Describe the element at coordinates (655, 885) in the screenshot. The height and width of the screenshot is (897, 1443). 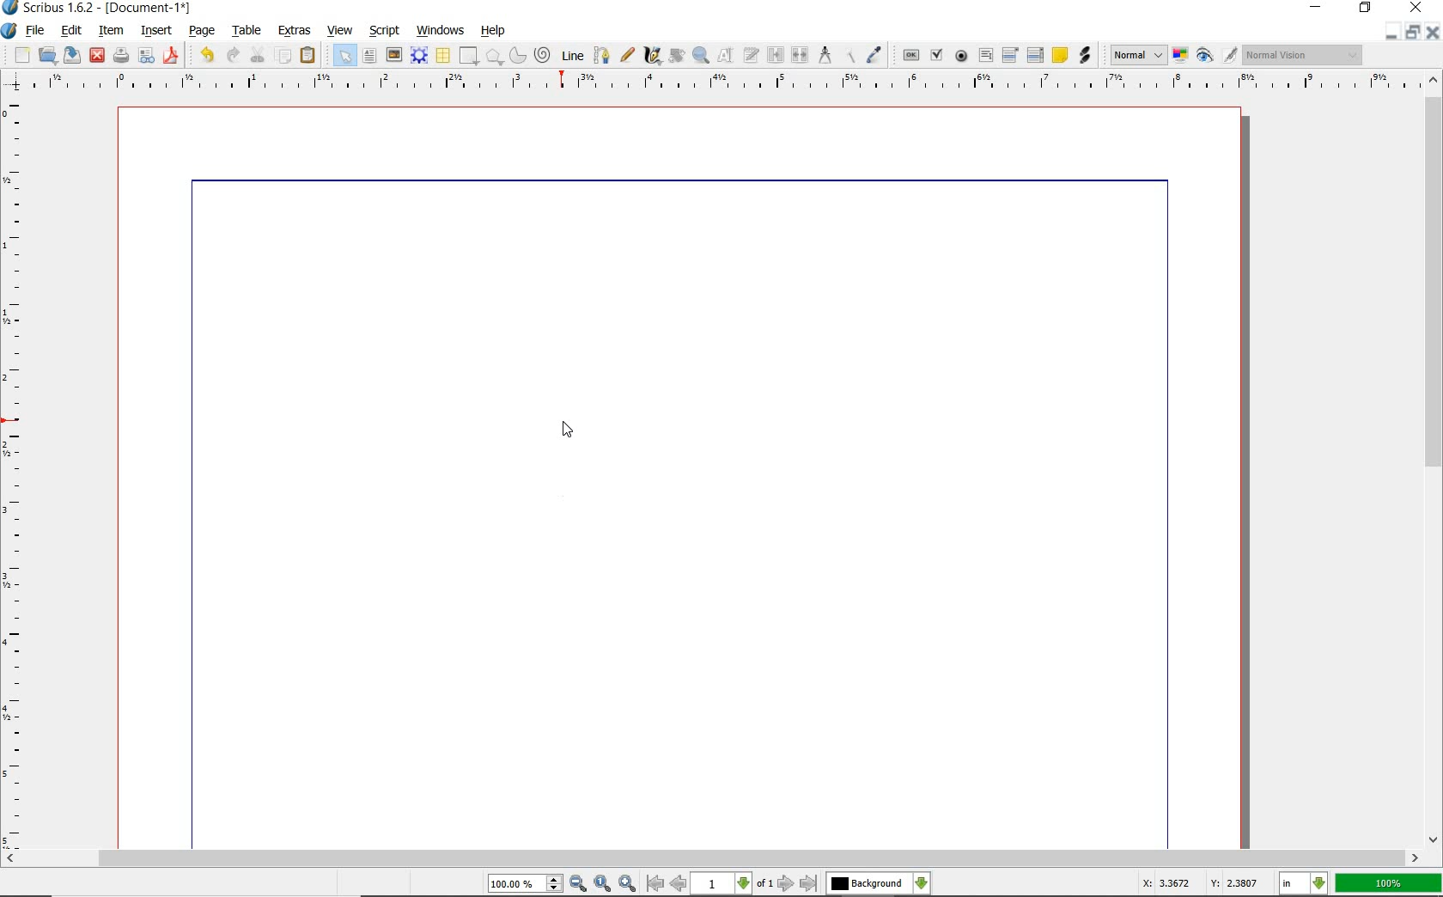
I see `First Page` at that location.